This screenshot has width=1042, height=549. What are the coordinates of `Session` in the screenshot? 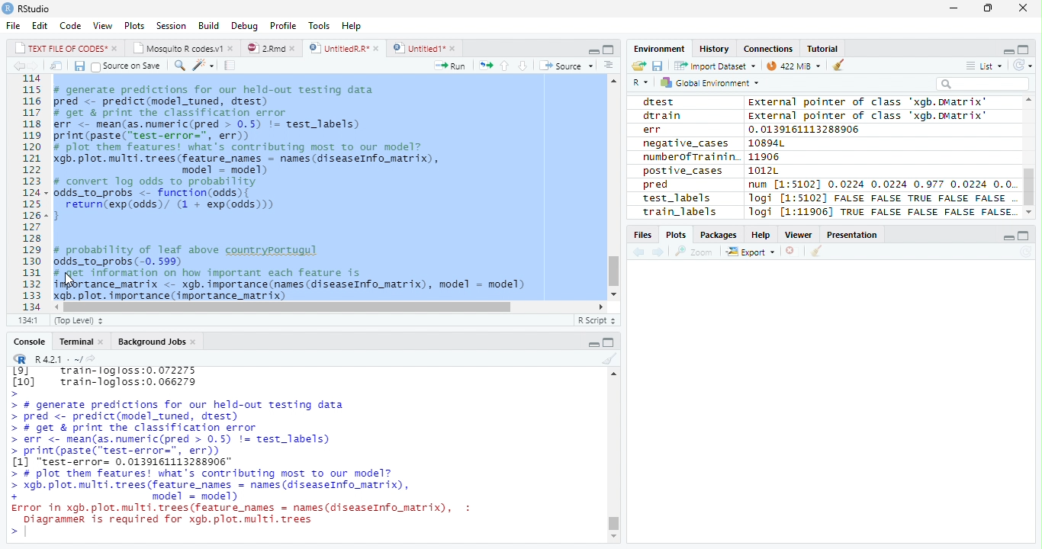 It's located at (172, 25).